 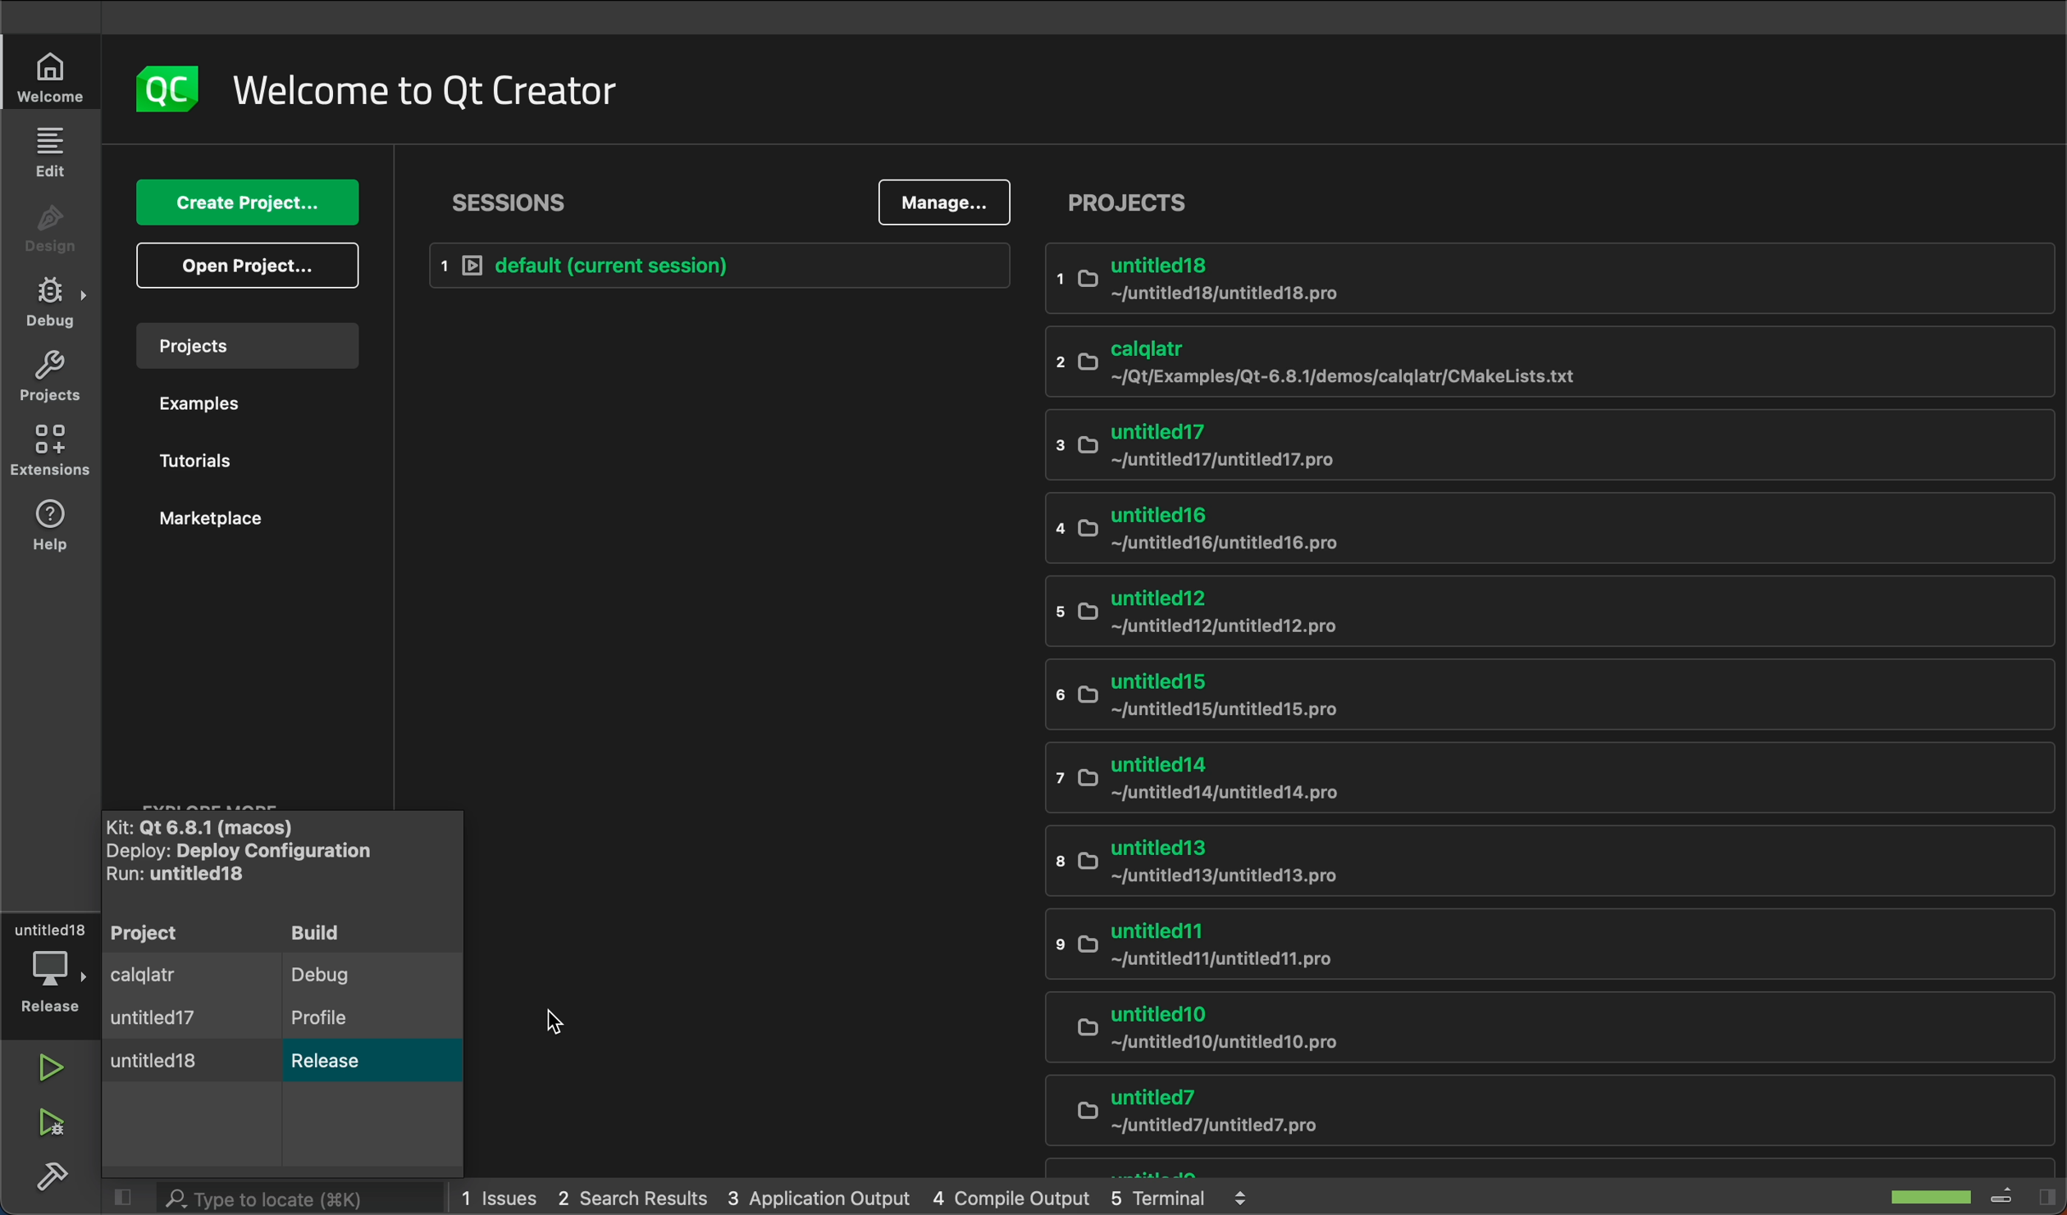 I want to click on logo, so click(x=166, y=87).